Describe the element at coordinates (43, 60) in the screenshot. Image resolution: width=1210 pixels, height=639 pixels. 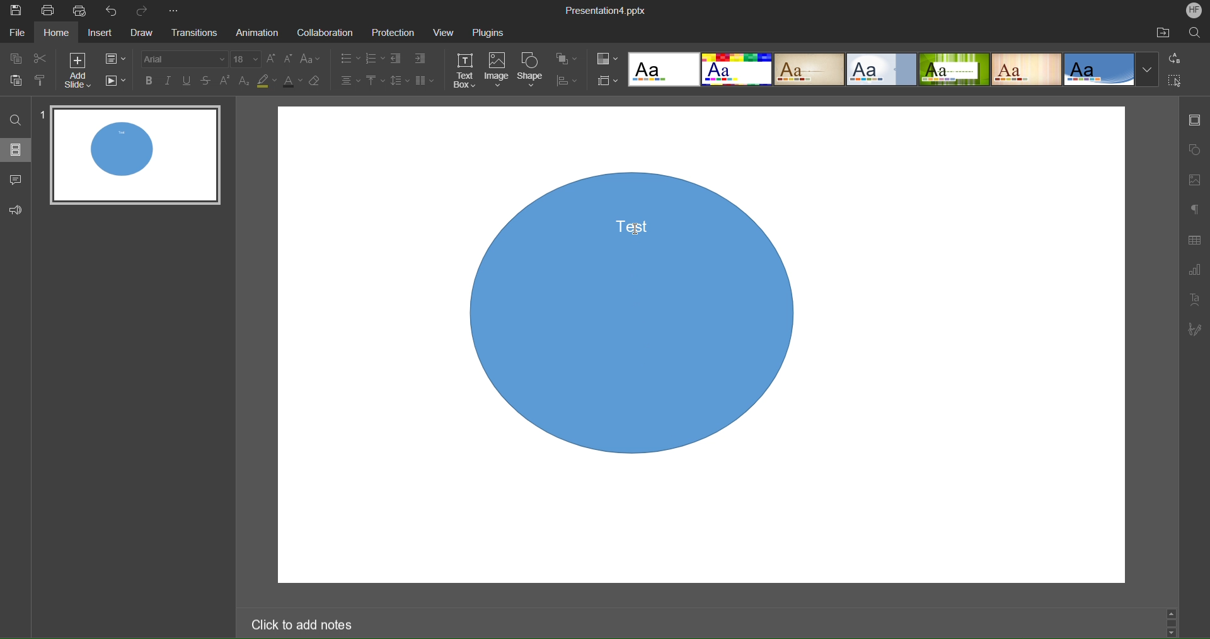
I see `Cut` at that location.